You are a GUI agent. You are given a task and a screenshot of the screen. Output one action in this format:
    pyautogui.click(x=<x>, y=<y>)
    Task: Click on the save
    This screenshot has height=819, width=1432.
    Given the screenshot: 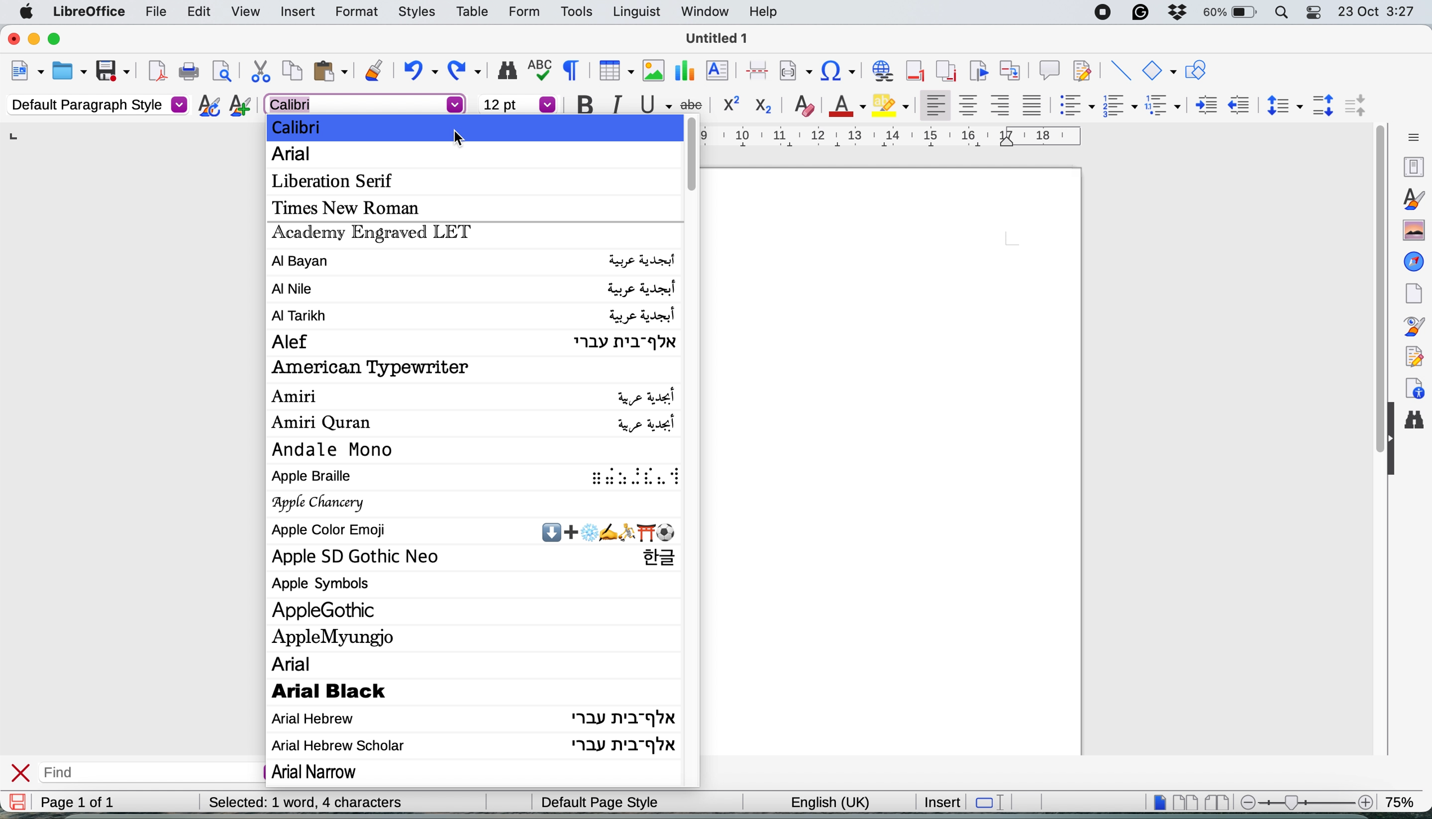 What is the action you would take?
    pyautogui.click(x=19, y=802)
    